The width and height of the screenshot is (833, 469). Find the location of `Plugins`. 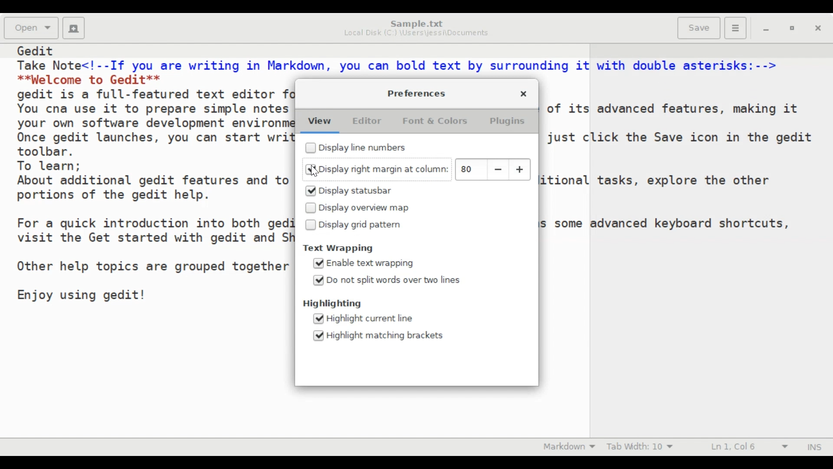

Plugins is located at coordinates (508, 121).